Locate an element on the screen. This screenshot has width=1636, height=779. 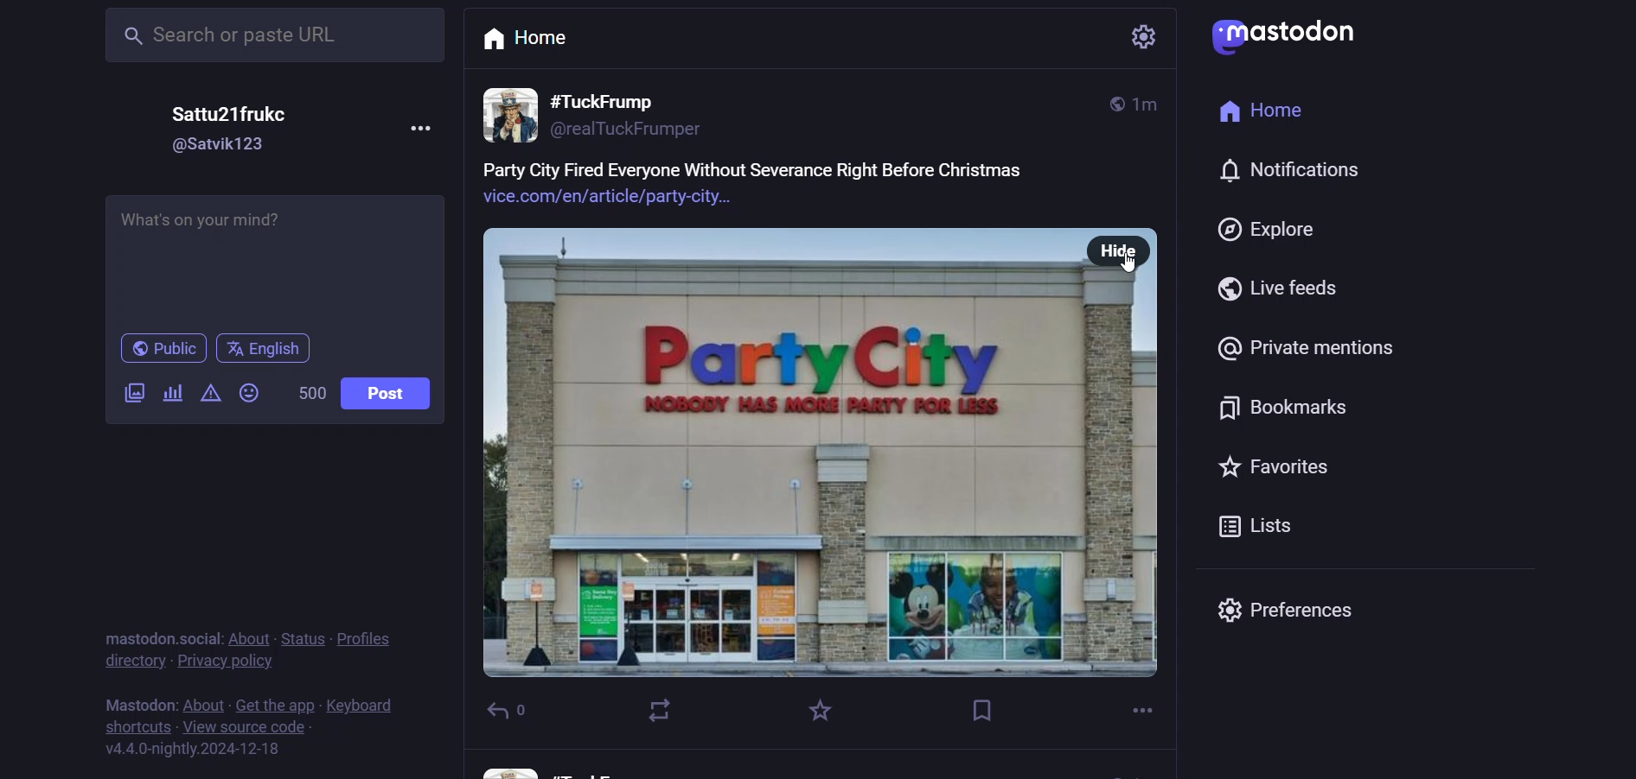
Private mentions is located at coordinates (1307, 348).